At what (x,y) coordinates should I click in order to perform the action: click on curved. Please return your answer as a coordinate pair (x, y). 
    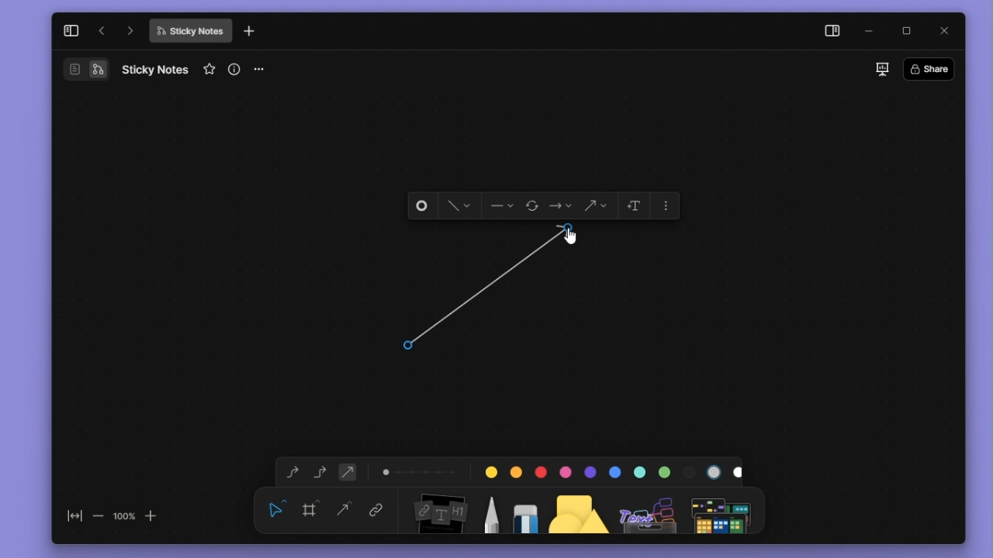
    Looking at the image, I should click on (289, 473).